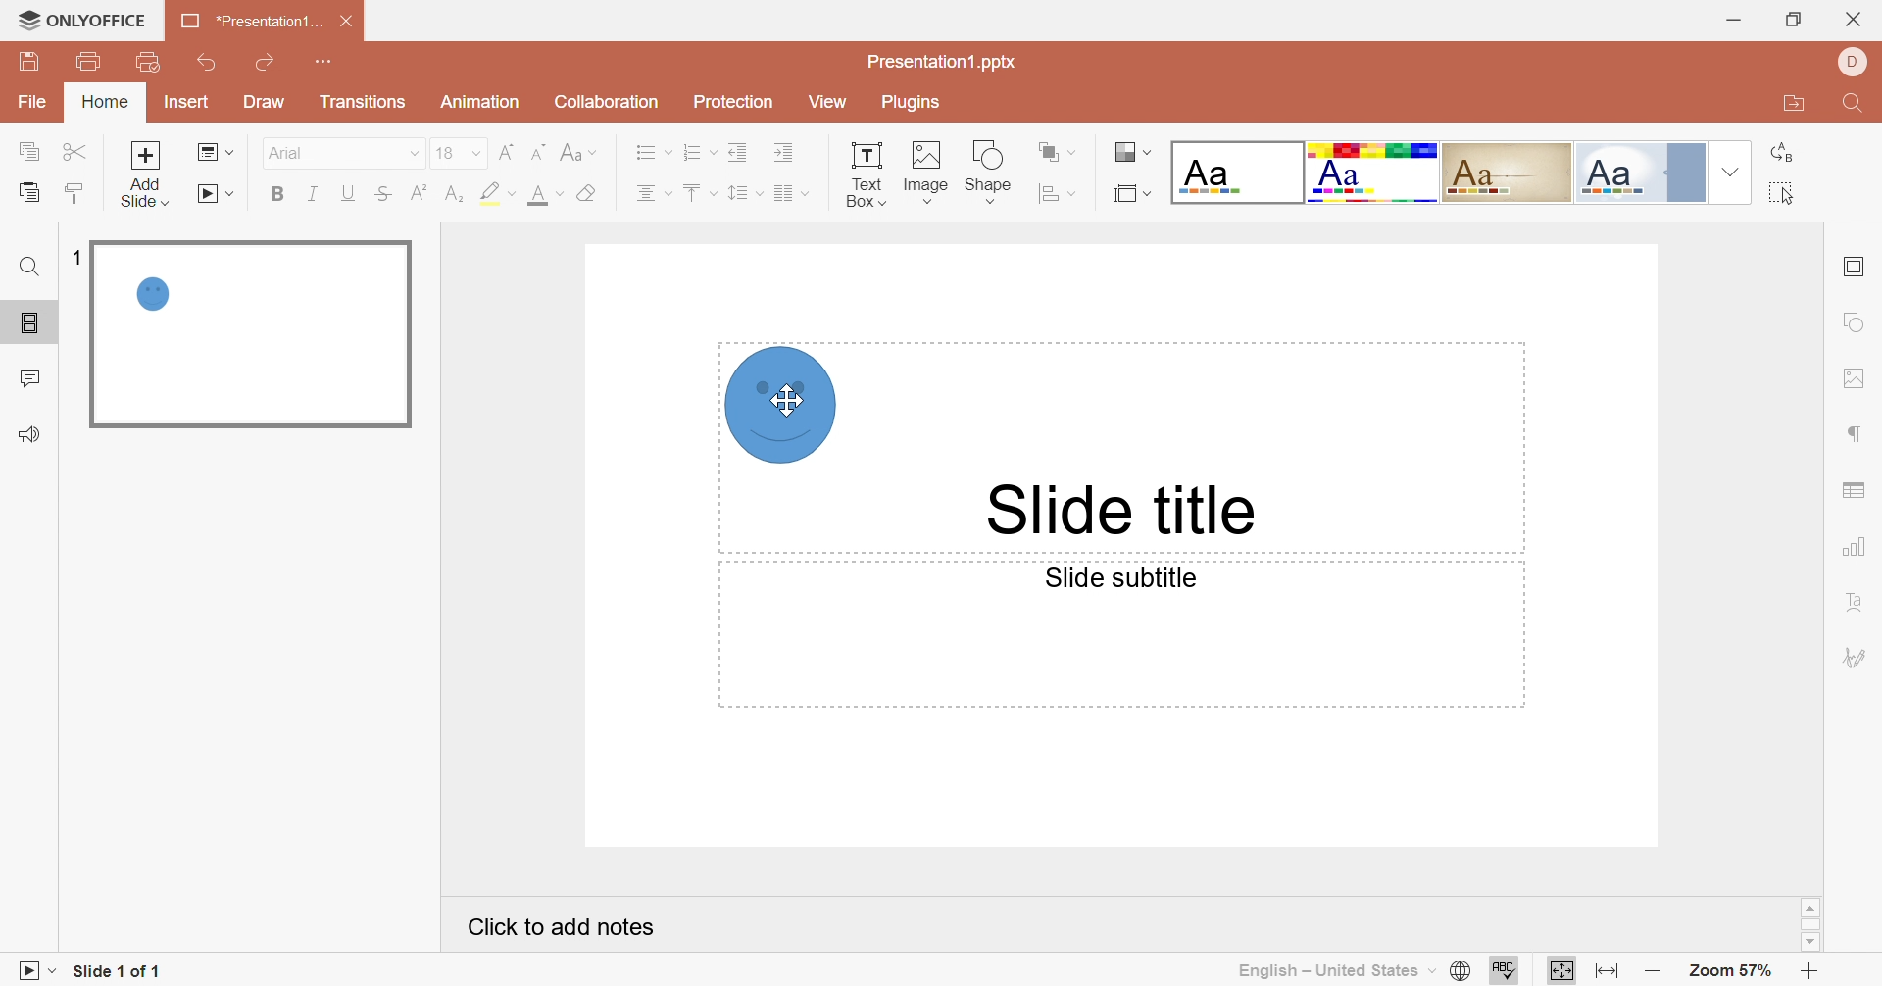 This screenshot has height=986, width=1882. I want to click on Set document language, so click(1463, 972).